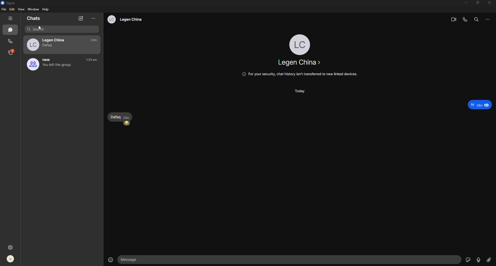  Describe the element at coordinates (480, 104) in the screenshot. I see `Hi 20m` at that location.